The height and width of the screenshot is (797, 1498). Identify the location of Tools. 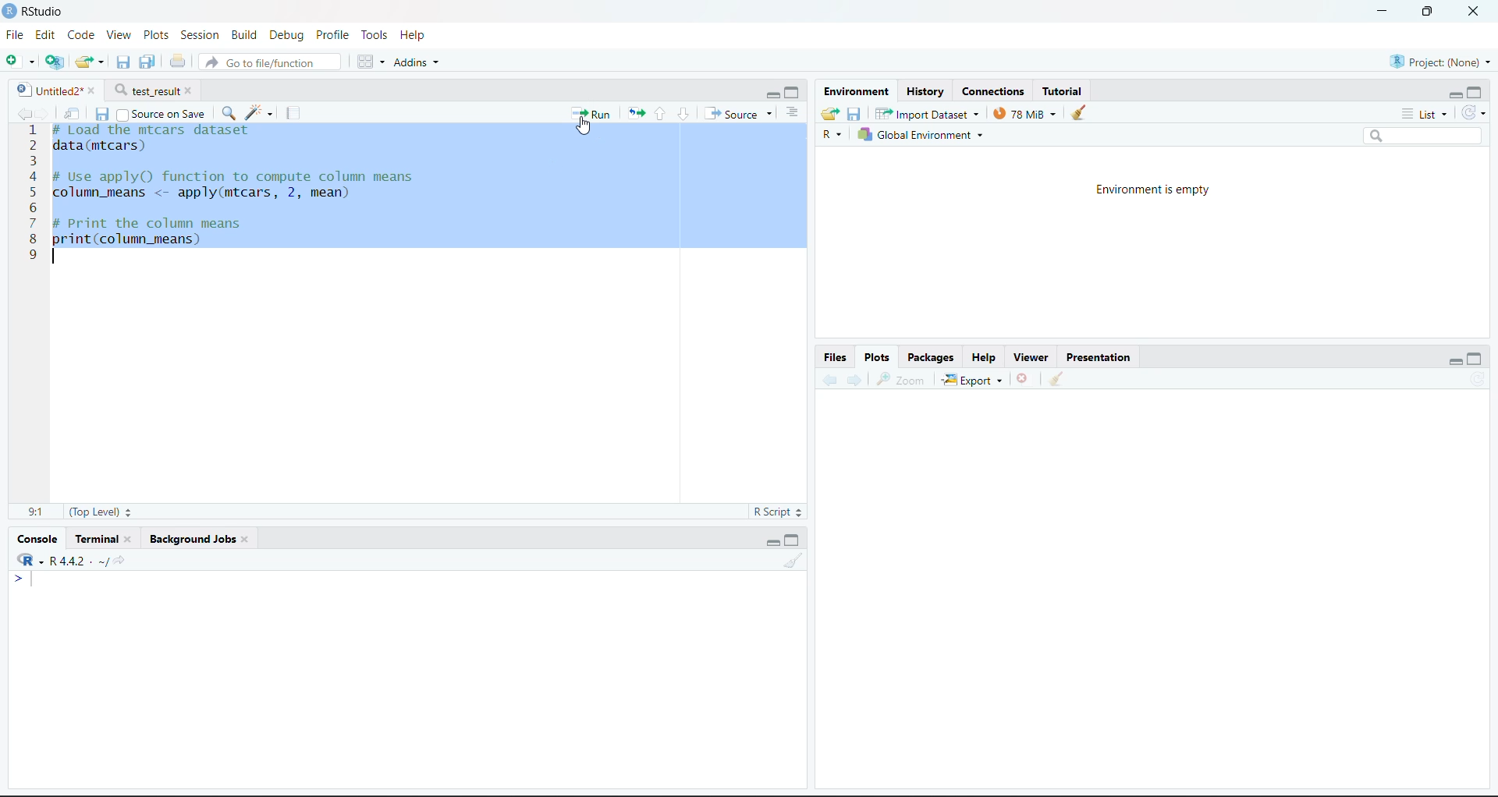
(374, 34).